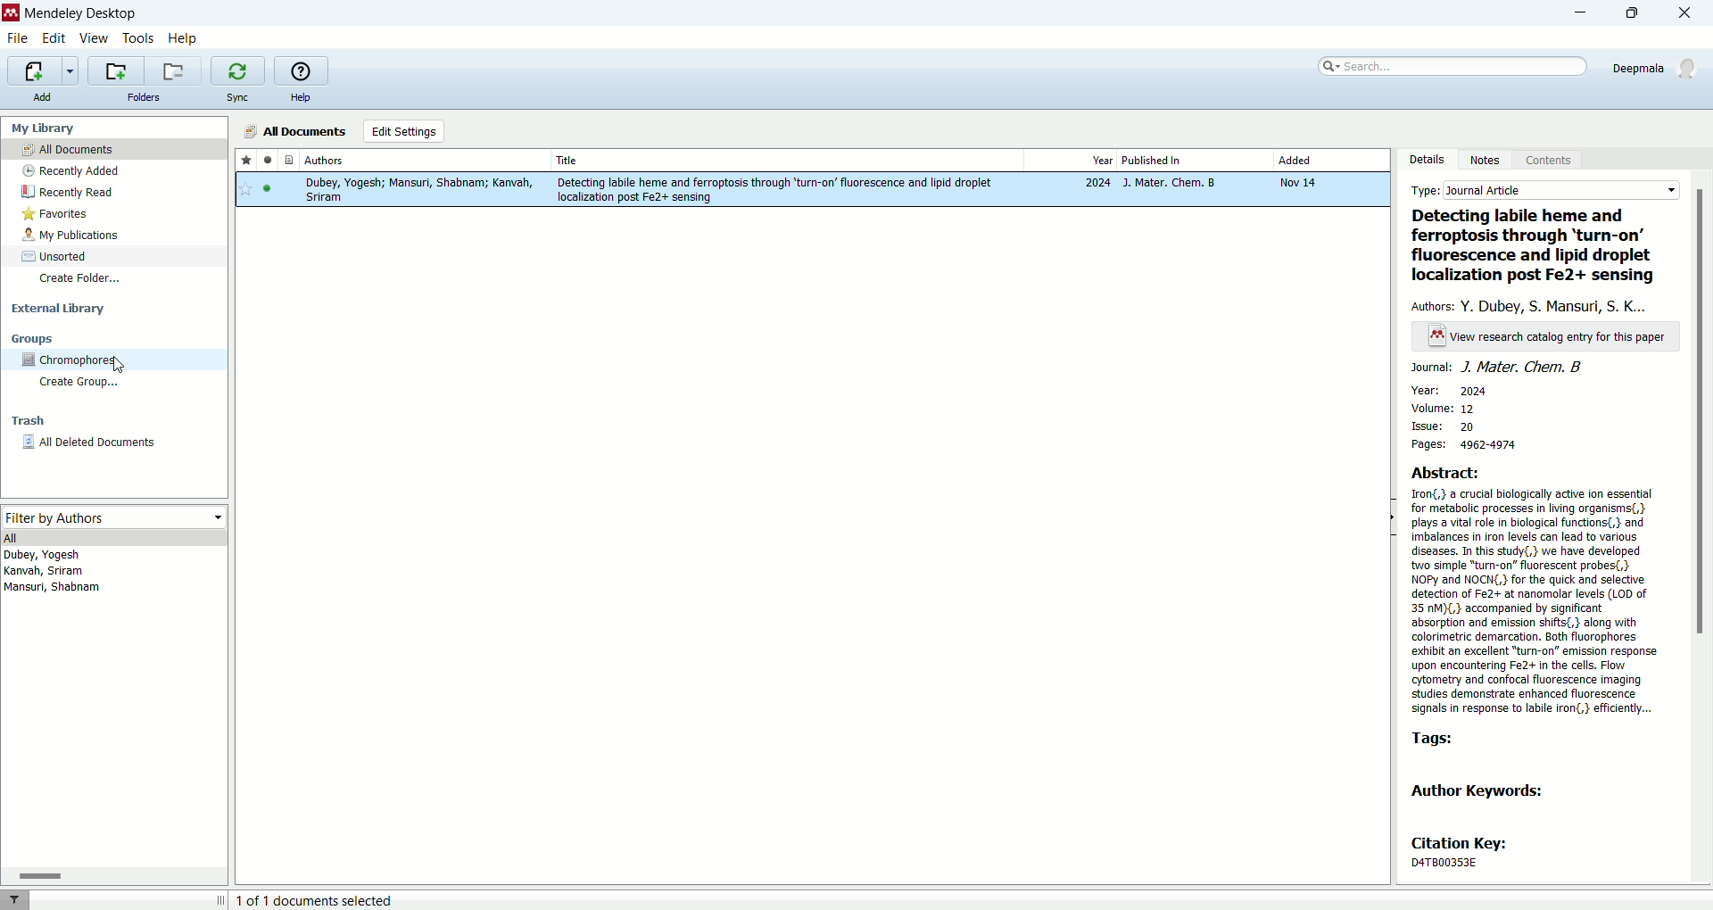 This screenshot has height=910, width=1713. I want to click on Author Keywords:, so click(1485, 790).